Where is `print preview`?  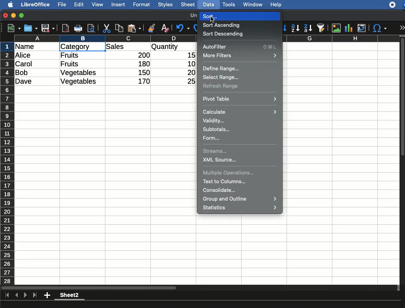 print preview is located at coordinates (91, 29).